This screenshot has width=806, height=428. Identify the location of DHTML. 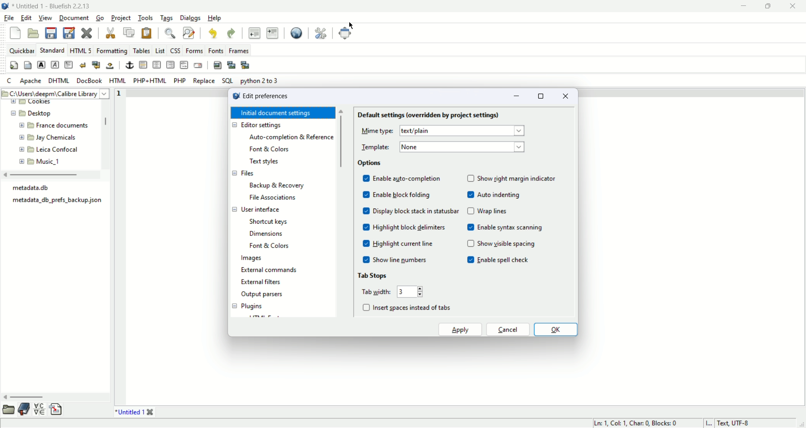
(59, 81).